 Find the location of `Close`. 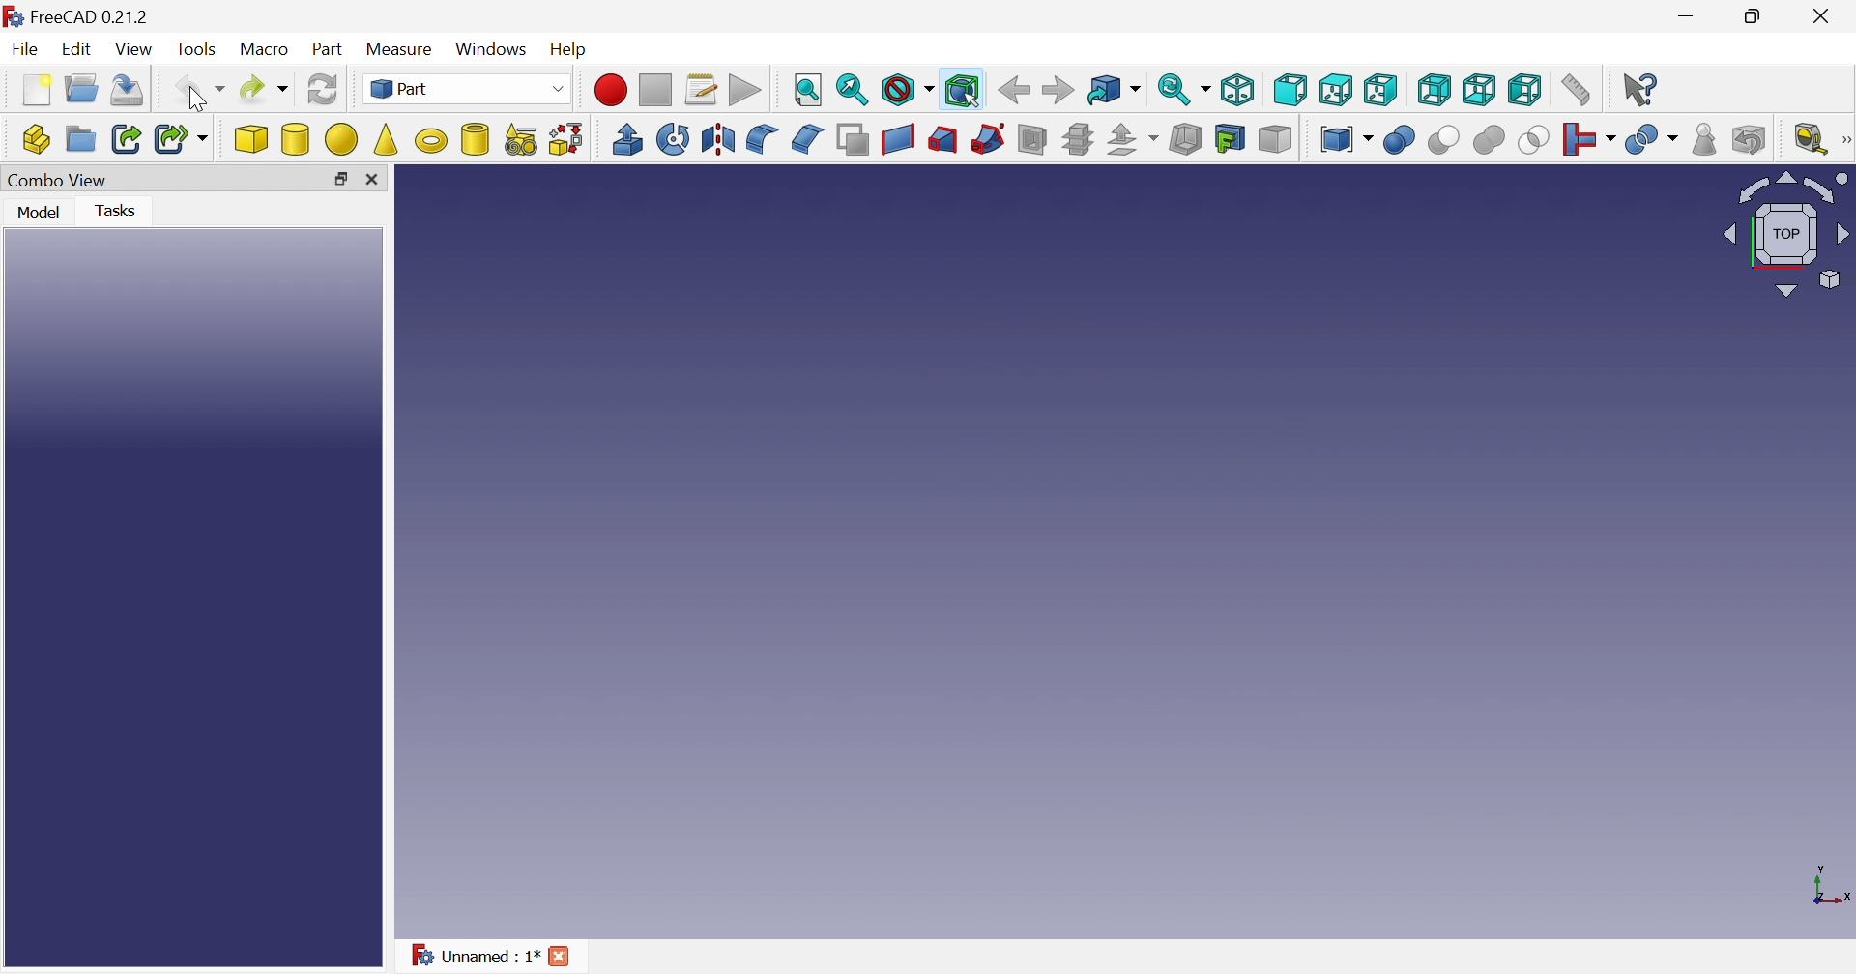

Close is located at coordinates (1825, 15).